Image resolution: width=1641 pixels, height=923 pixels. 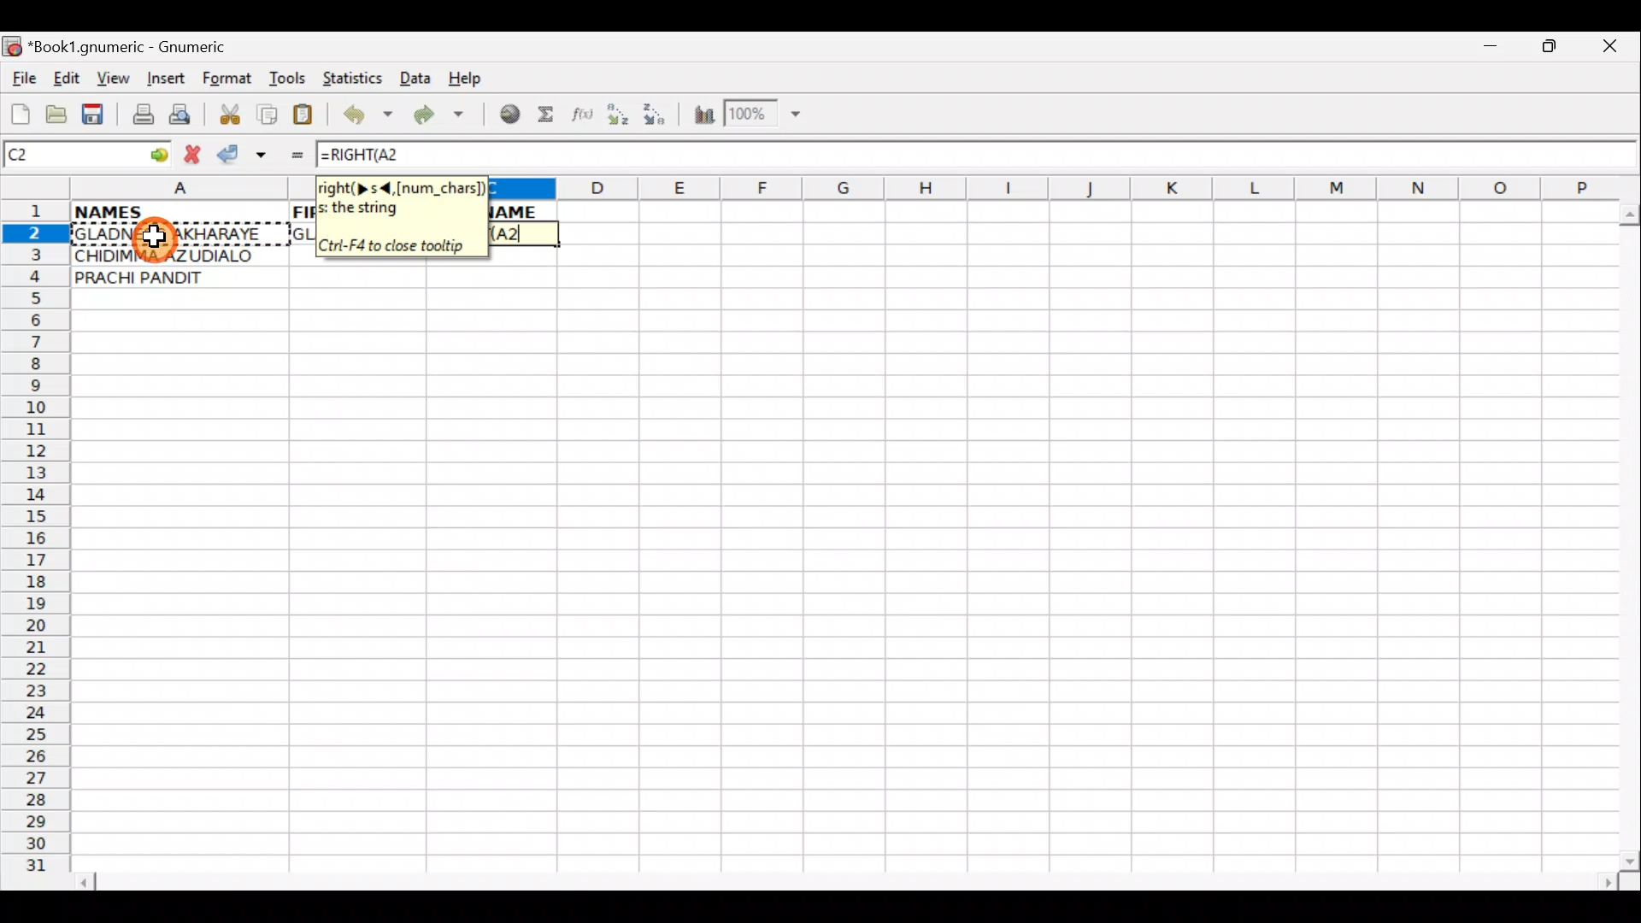 I want to click on Insert Chart, so click(x=699, y=117).